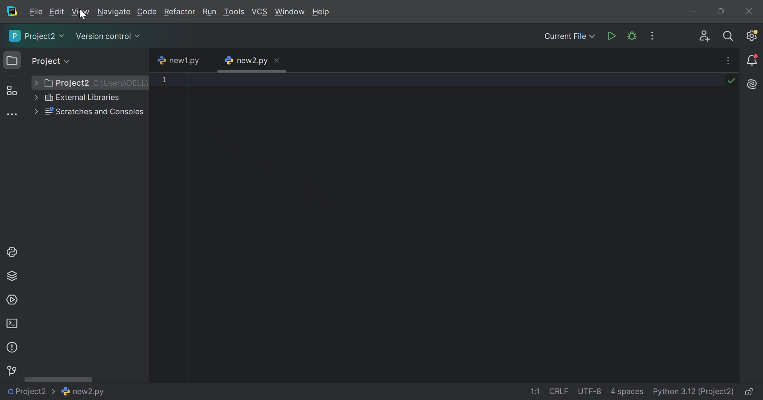 The image size is (763, 400). I want to click on Project2, so click(68, 82).